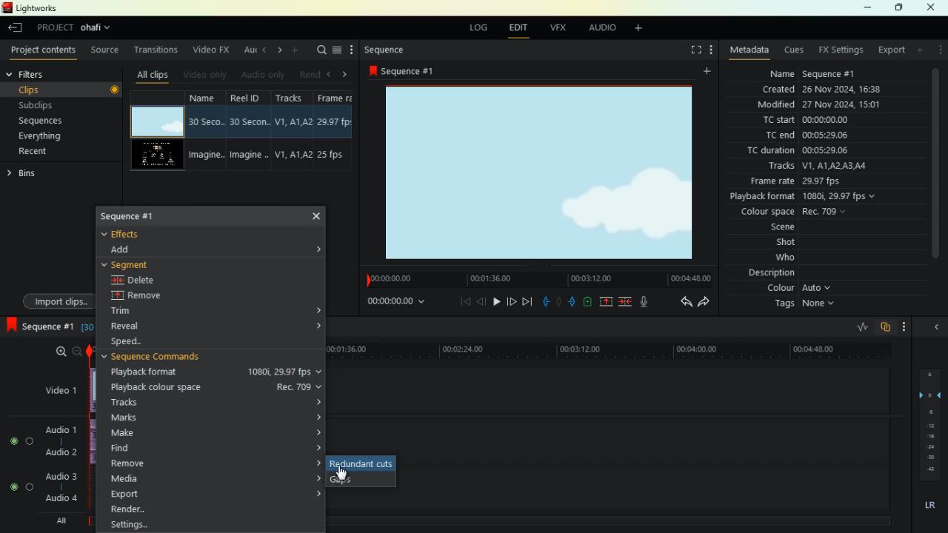 The height and width of the screenshot is (533, 948). I want to click on Cross, so click(318, 215).